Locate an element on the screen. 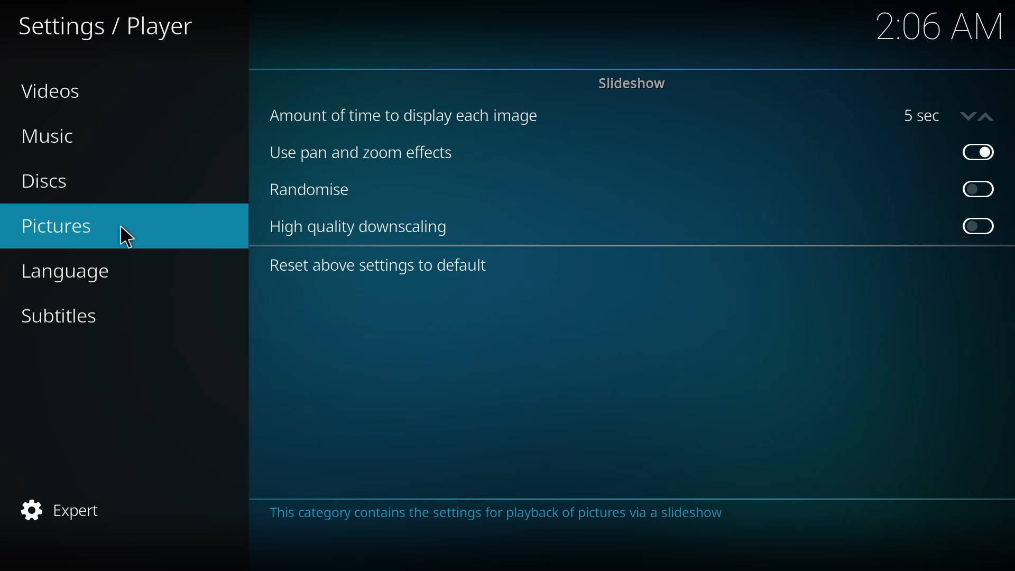 This screenshot has height=571, width=1015. settings player is located at coordinates (109, 28).